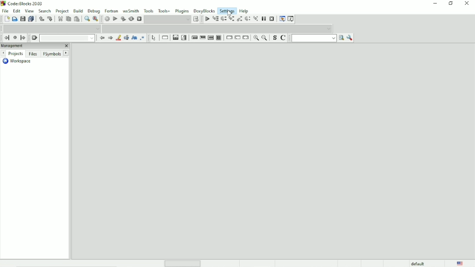 The width and height of the screenshot is (475, 267). I want to click on Next instruction, so click(248, 19).